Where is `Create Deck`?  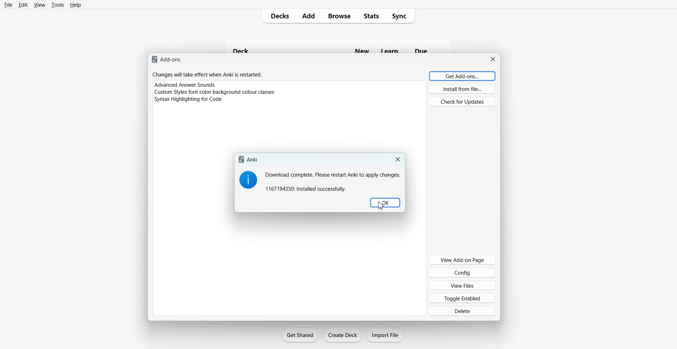 Create Deck is located at coordinates (342, 335).